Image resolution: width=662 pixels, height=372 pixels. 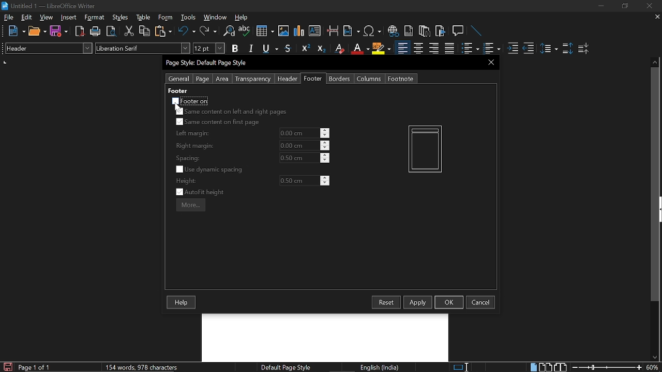 I want to click on units, so click(x=6, y=63).